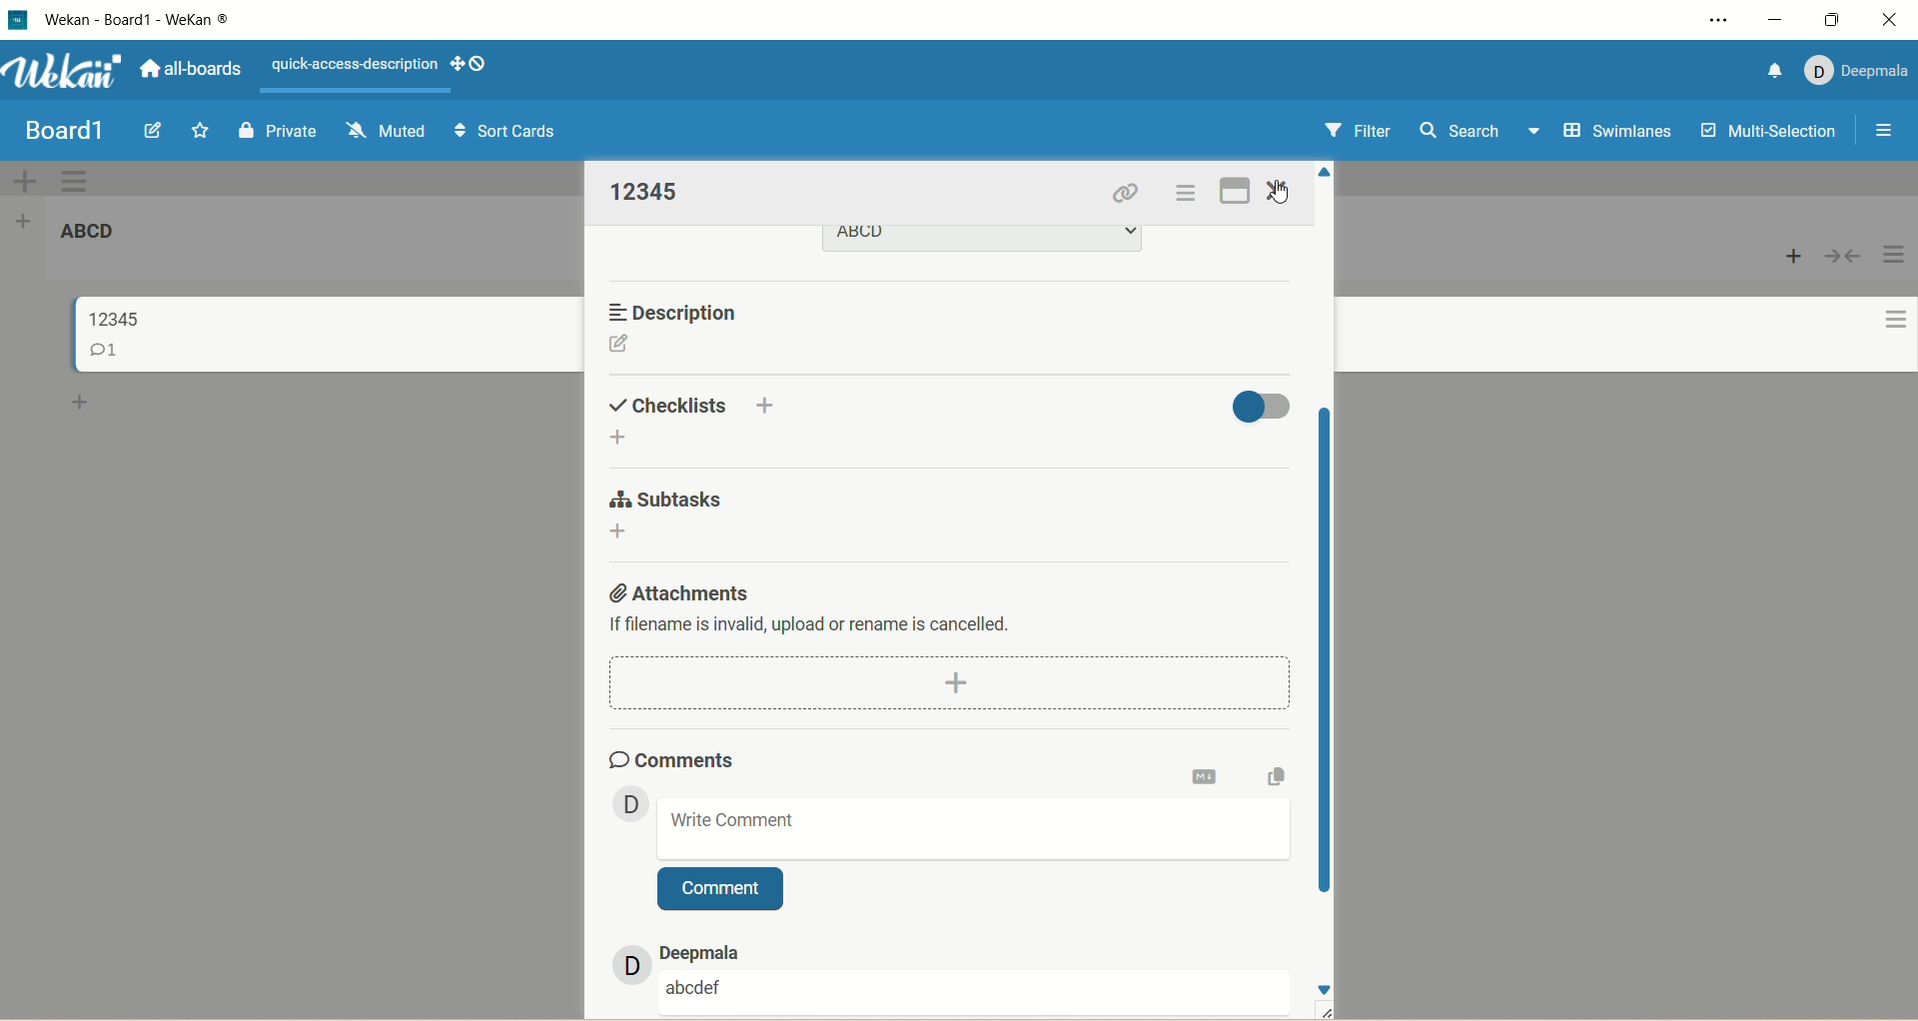 Image resolution: width=1918 pixels, height=1021 pixels. Describe the element at coordinates (1887, 304) in the screenshot. I see `actions` at that location.